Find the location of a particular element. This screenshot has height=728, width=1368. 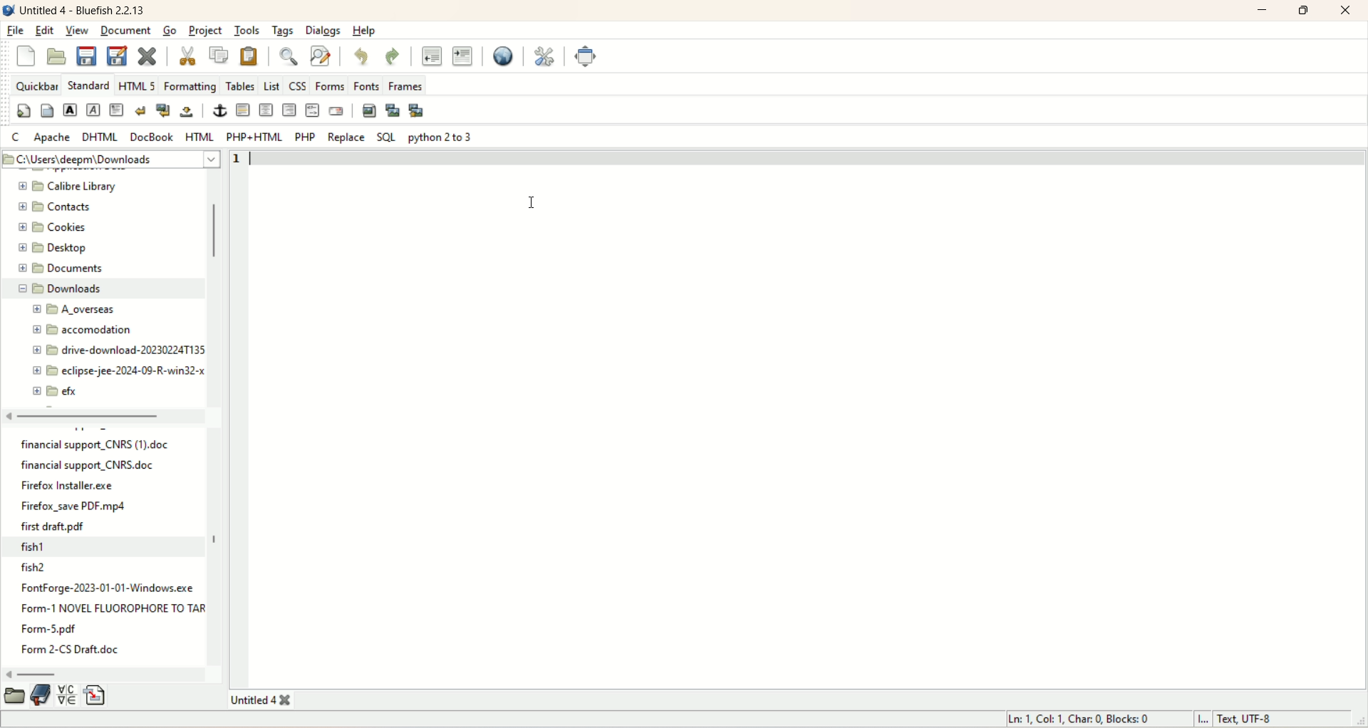

text is located at coordinates (97, 485).